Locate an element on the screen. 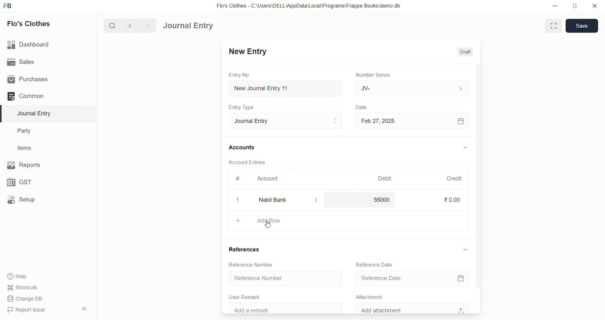  Journal Entry is located at coordinates (188, 25).